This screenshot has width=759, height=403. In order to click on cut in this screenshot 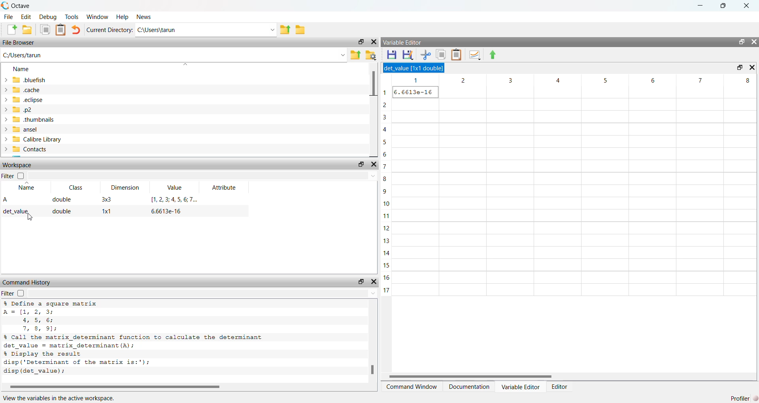, I will do `click(427, 55)`.